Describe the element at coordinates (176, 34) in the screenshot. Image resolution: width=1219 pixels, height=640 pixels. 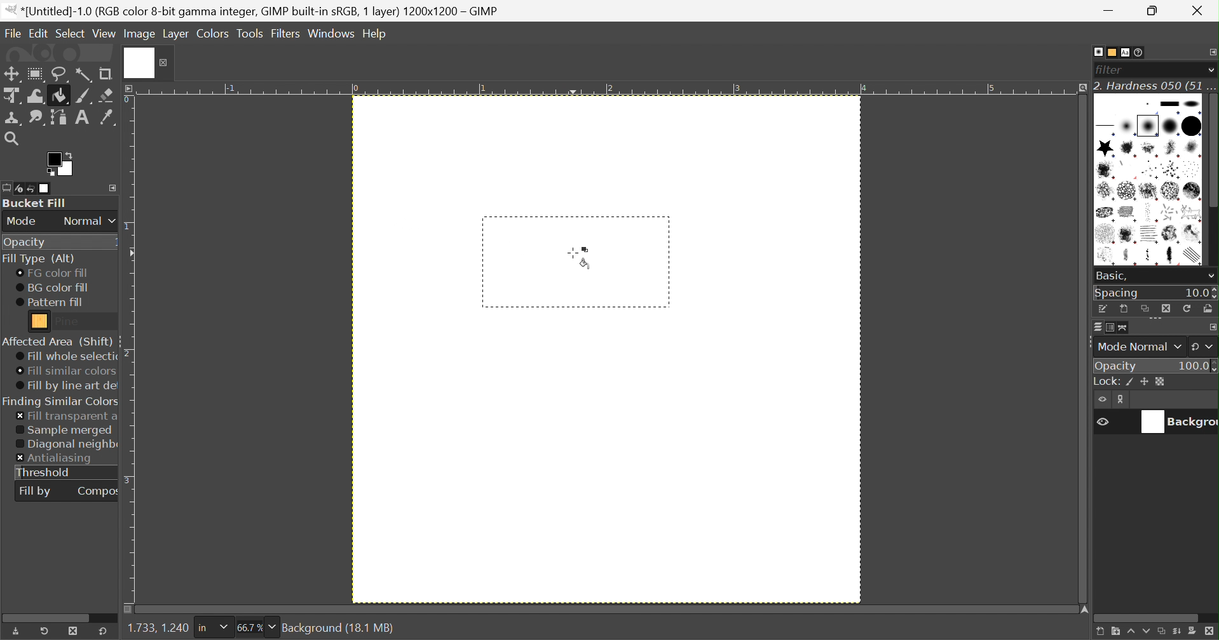
I see `Layer` at that location.